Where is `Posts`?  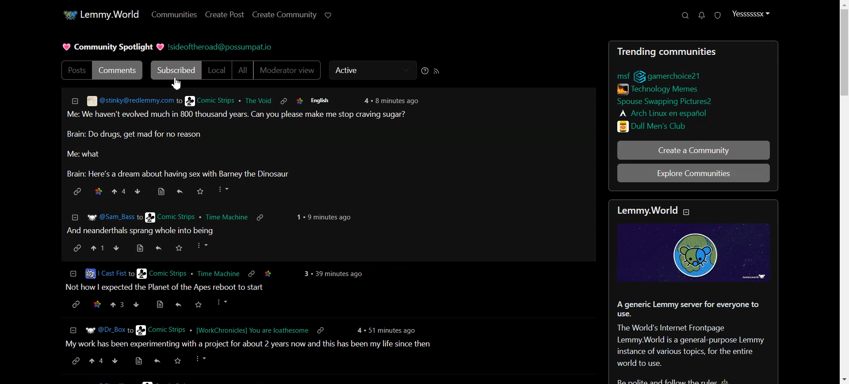
Posts is located at coordinates (692, 51).